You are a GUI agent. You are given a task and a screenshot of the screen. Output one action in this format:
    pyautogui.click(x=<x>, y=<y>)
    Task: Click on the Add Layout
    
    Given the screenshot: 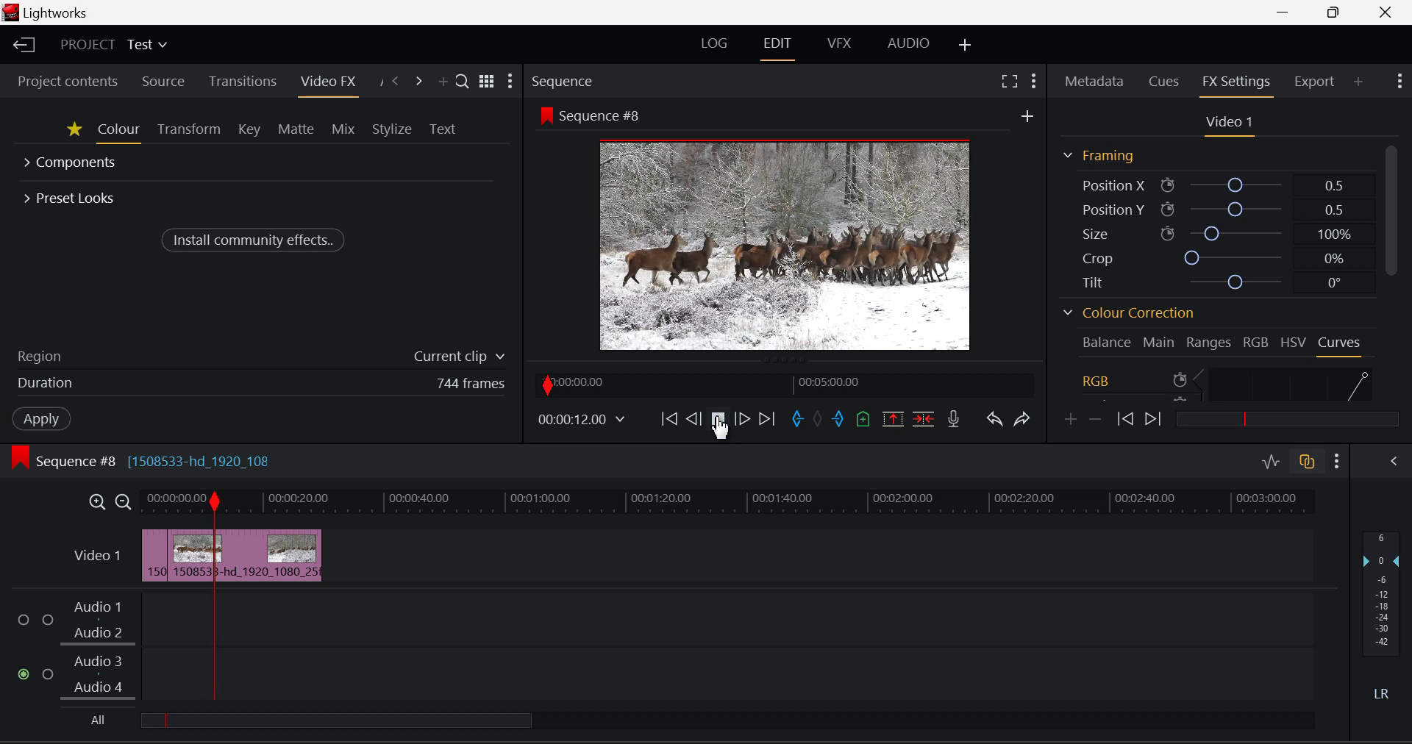 What is the action you would take?
    pyautogui.click(x=966, y=46)
    